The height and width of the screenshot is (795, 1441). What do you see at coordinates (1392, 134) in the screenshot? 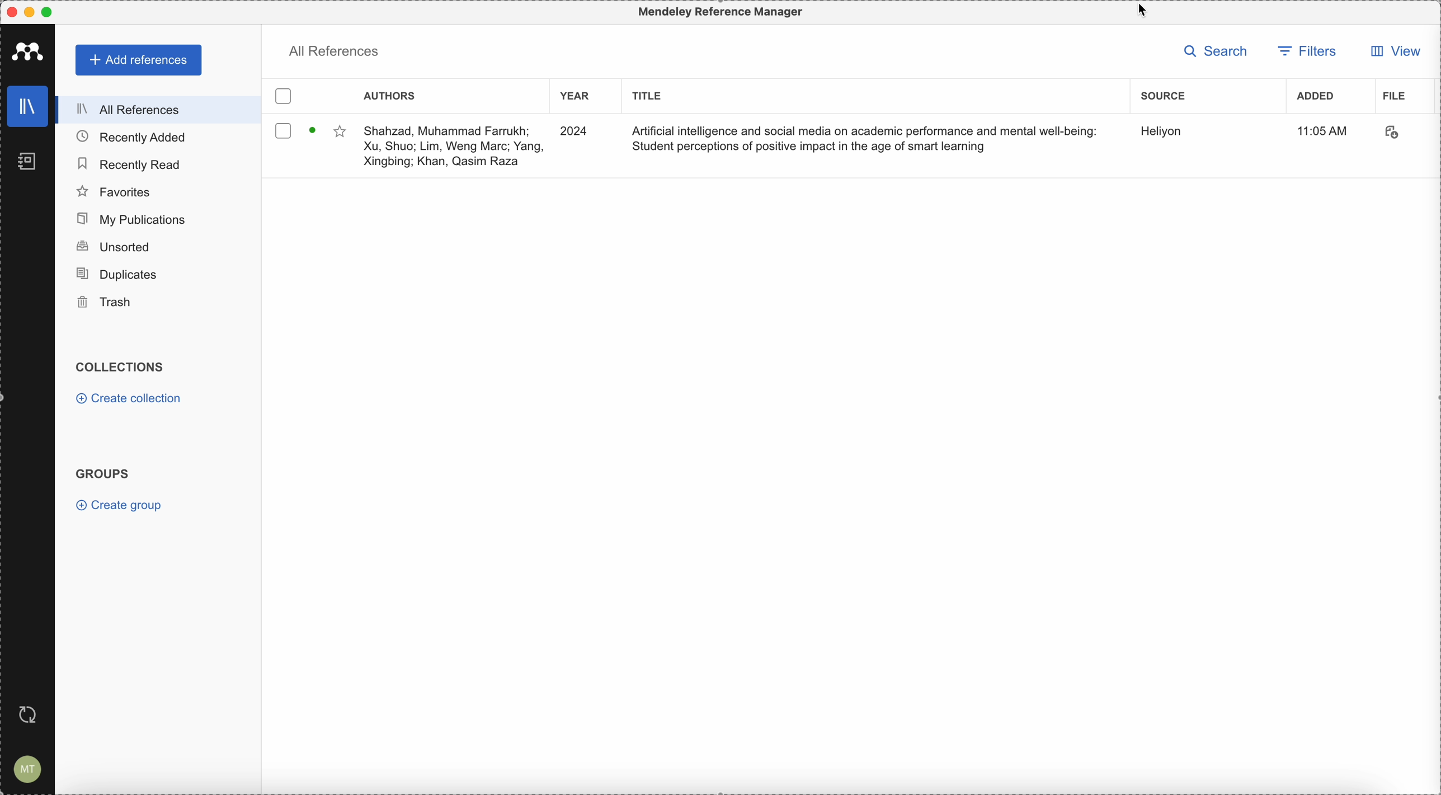
I see `download document` at bounding box center [1392, 134].